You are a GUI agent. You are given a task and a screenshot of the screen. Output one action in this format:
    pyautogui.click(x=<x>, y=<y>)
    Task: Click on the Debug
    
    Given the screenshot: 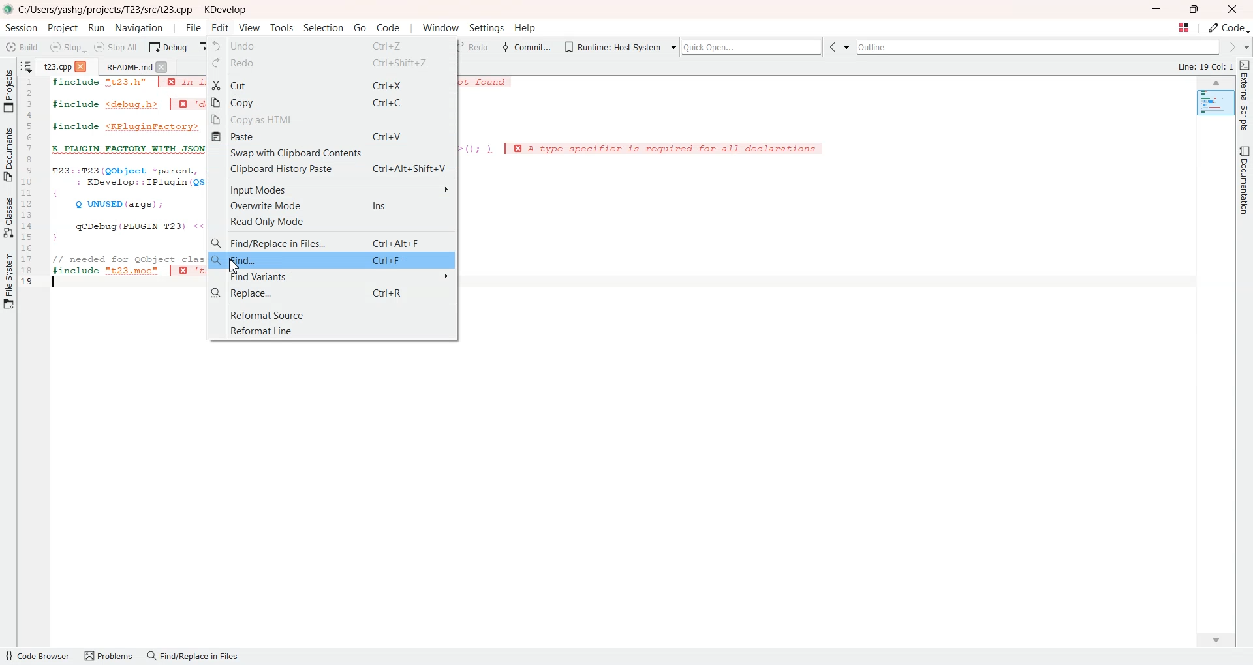 What is the action you would take?
    pyautogui.click(x=168, y=47)
    